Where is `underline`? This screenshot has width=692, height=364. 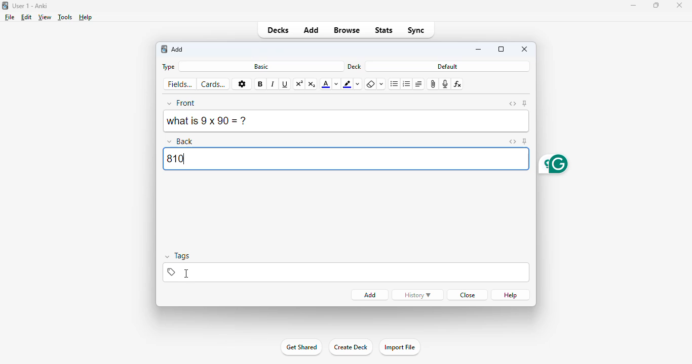
underline is located at coordinates (285, 84).